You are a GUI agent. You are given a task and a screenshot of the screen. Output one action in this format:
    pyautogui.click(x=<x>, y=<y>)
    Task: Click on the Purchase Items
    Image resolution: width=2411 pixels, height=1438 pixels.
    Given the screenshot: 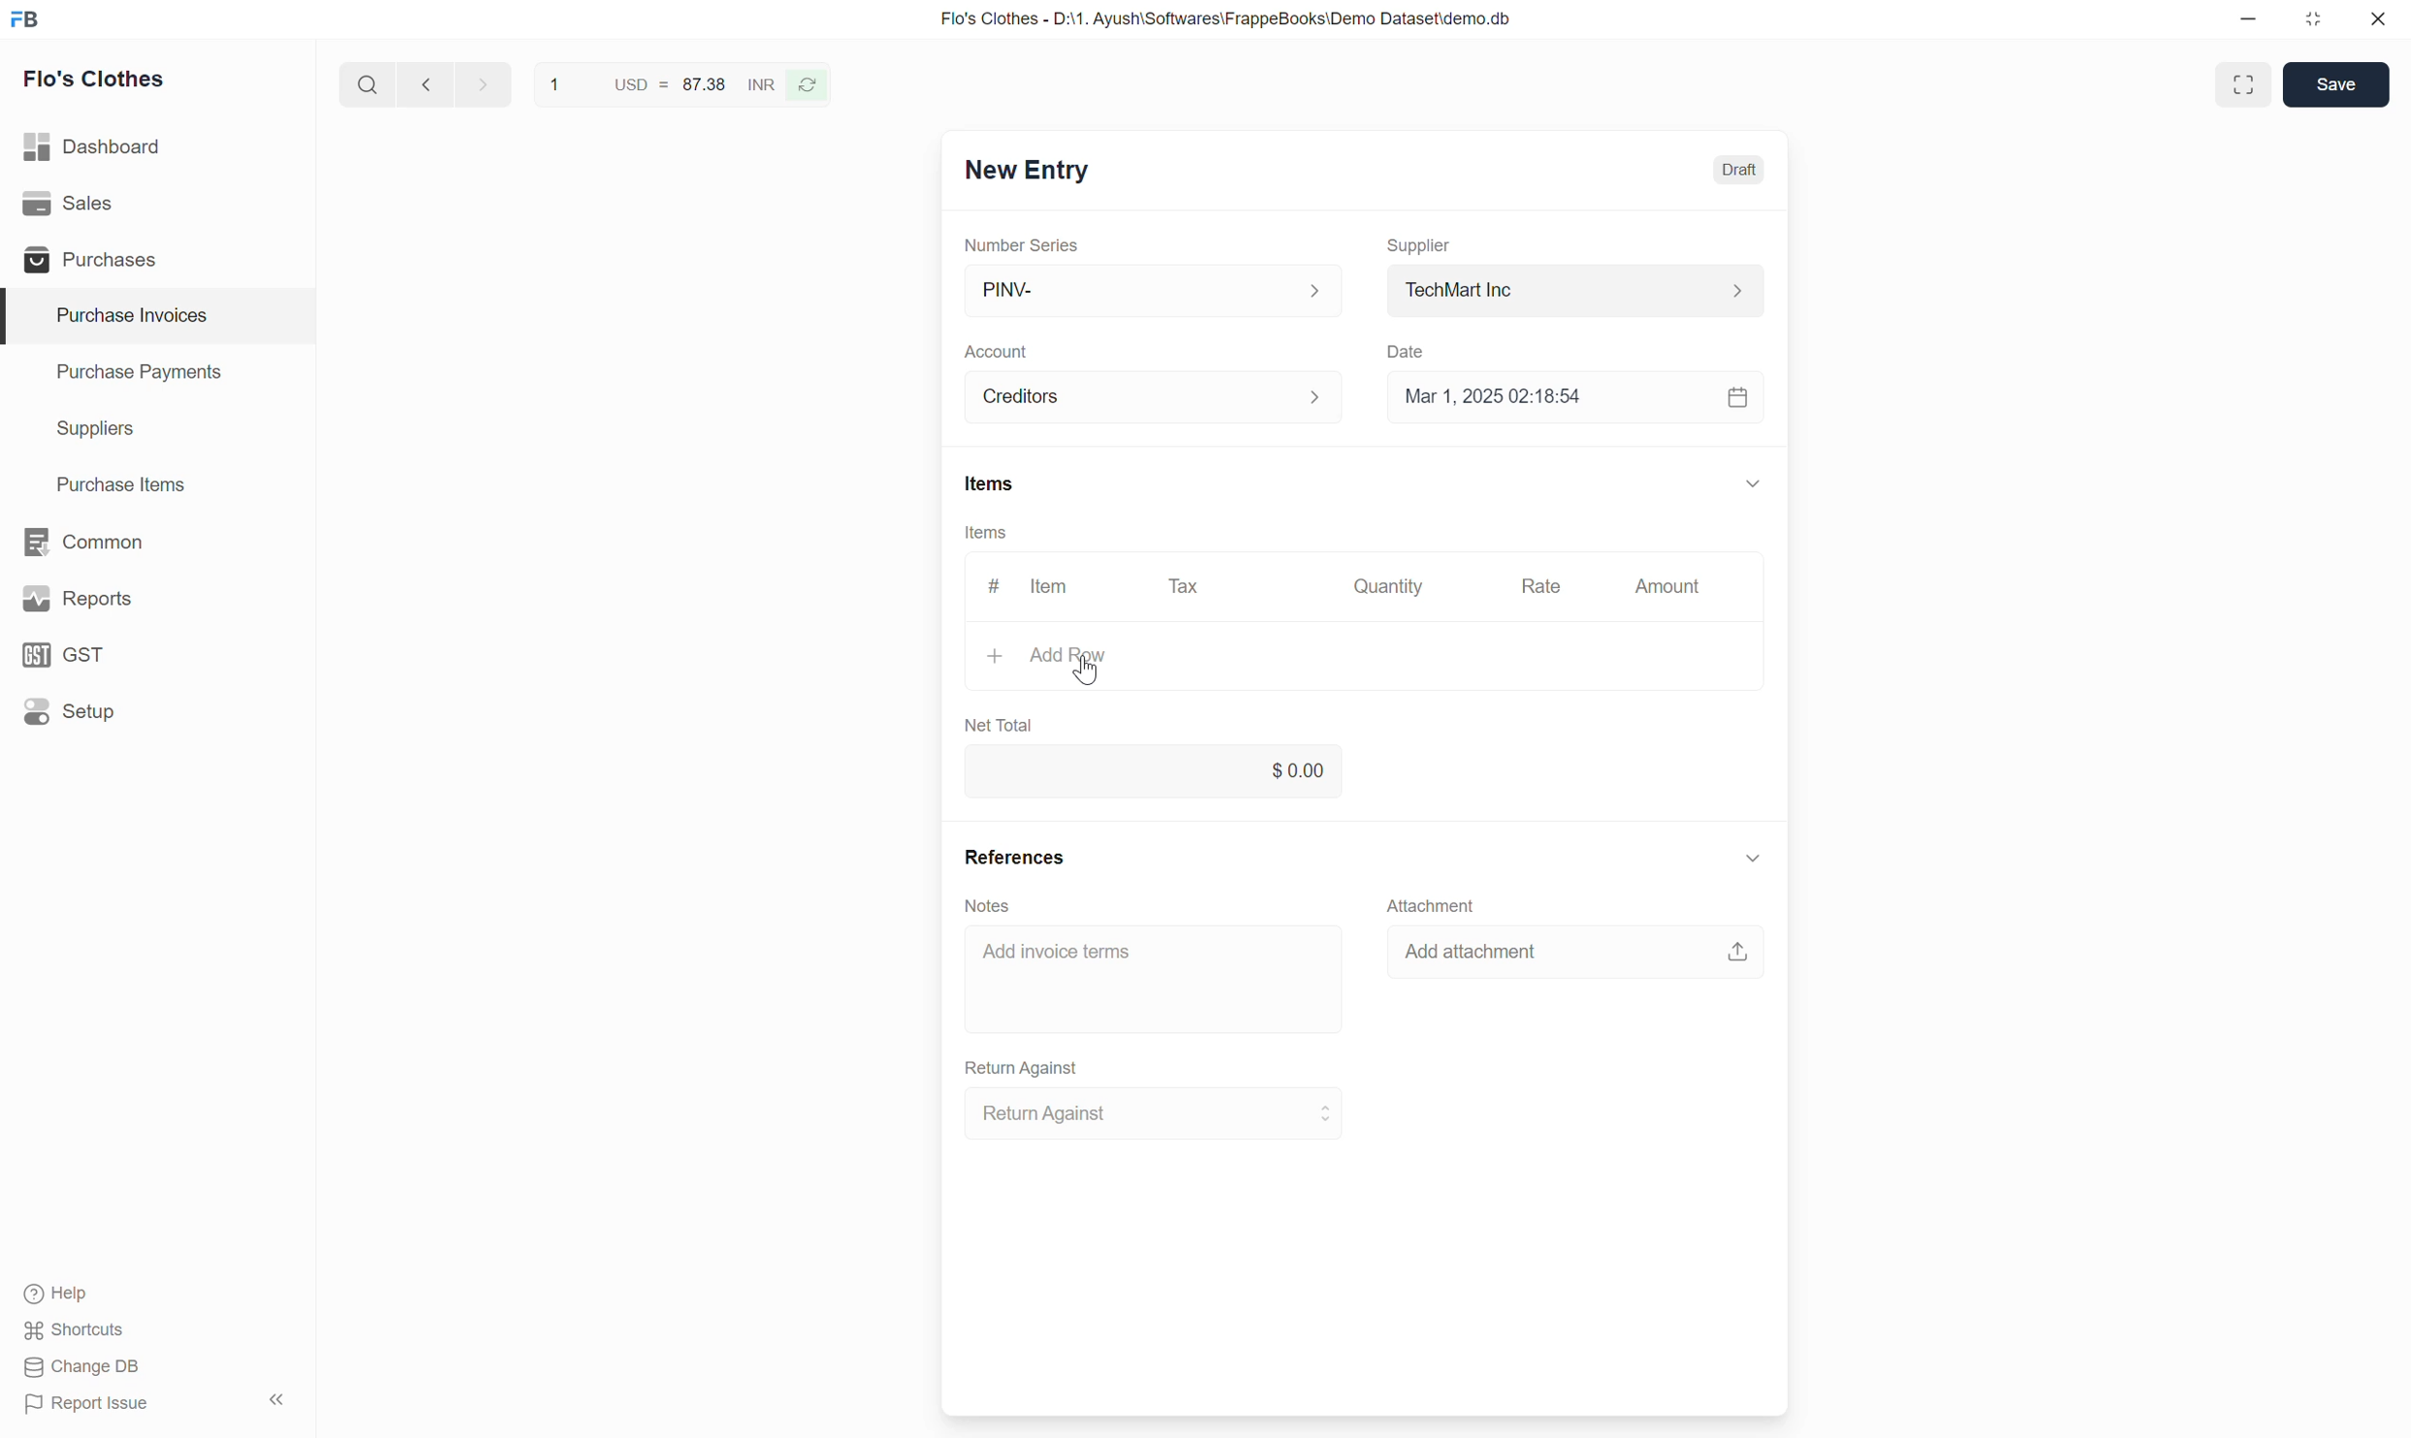 What is the action you would take?
    pyautogui.click(x=158, y=485)
    